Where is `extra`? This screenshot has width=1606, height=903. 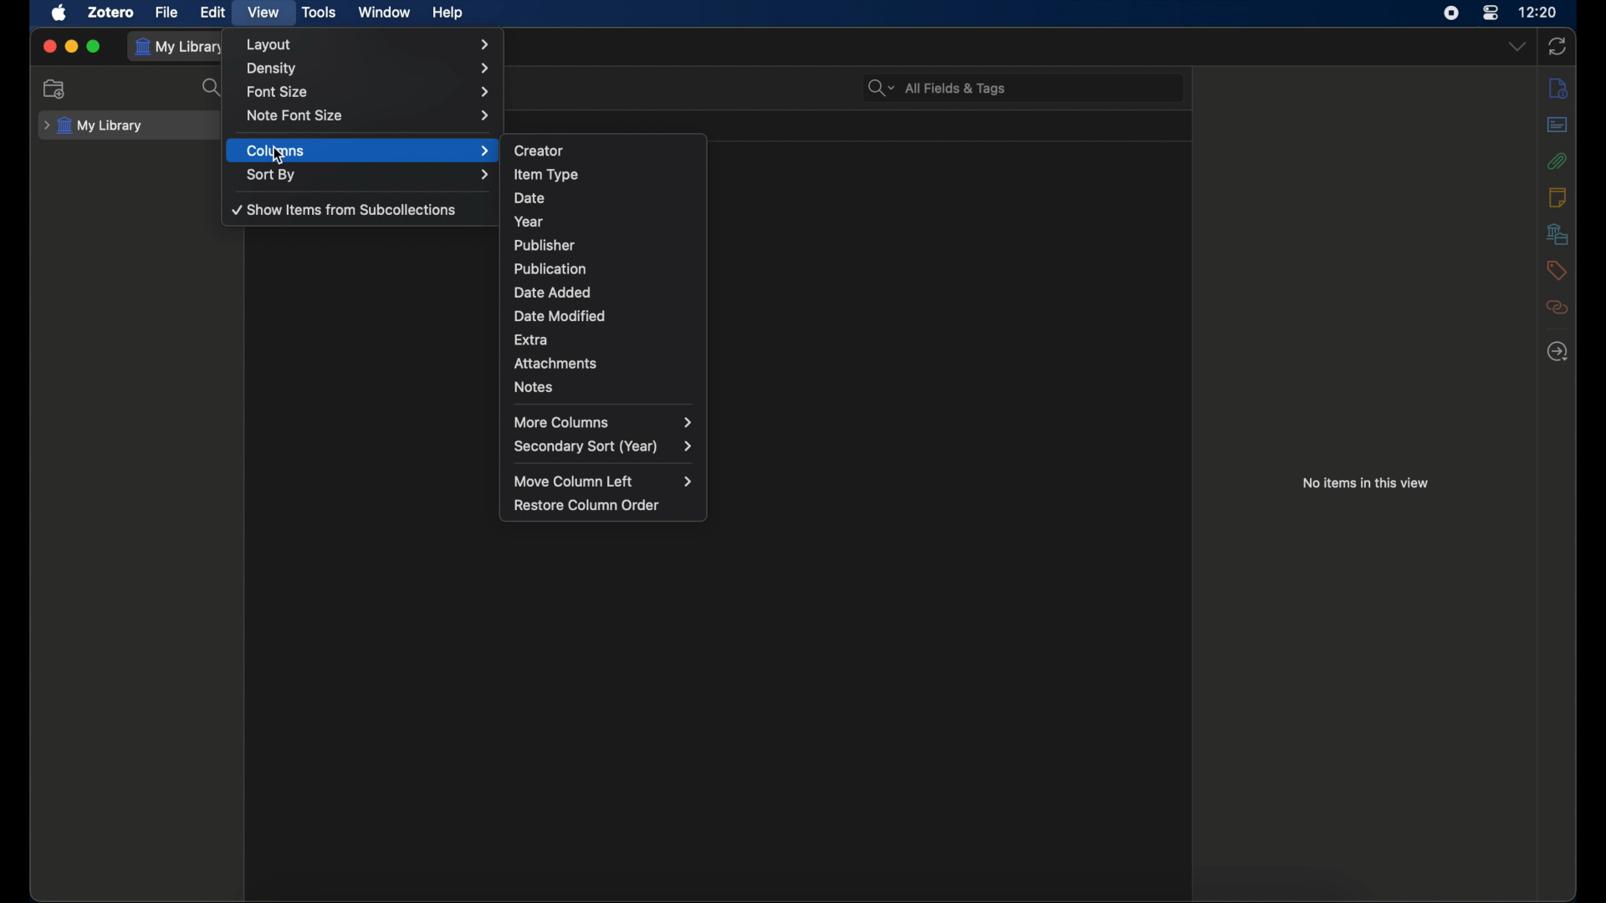
extra is located at coordinates (532, 339).